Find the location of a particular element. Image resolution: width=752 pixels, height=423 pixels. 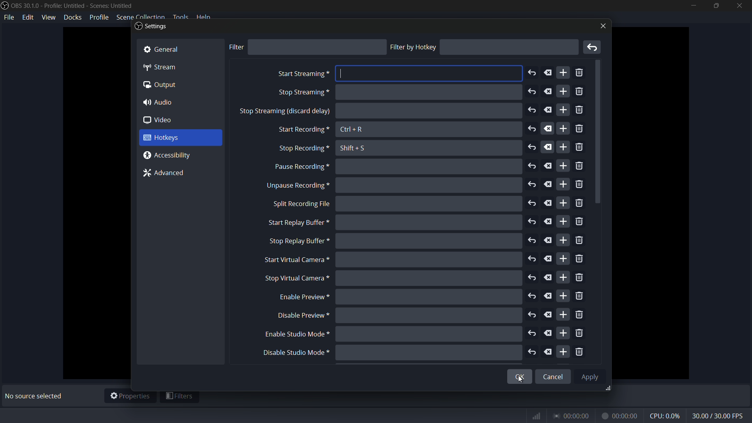

remove is located at coordinates (579, 352).